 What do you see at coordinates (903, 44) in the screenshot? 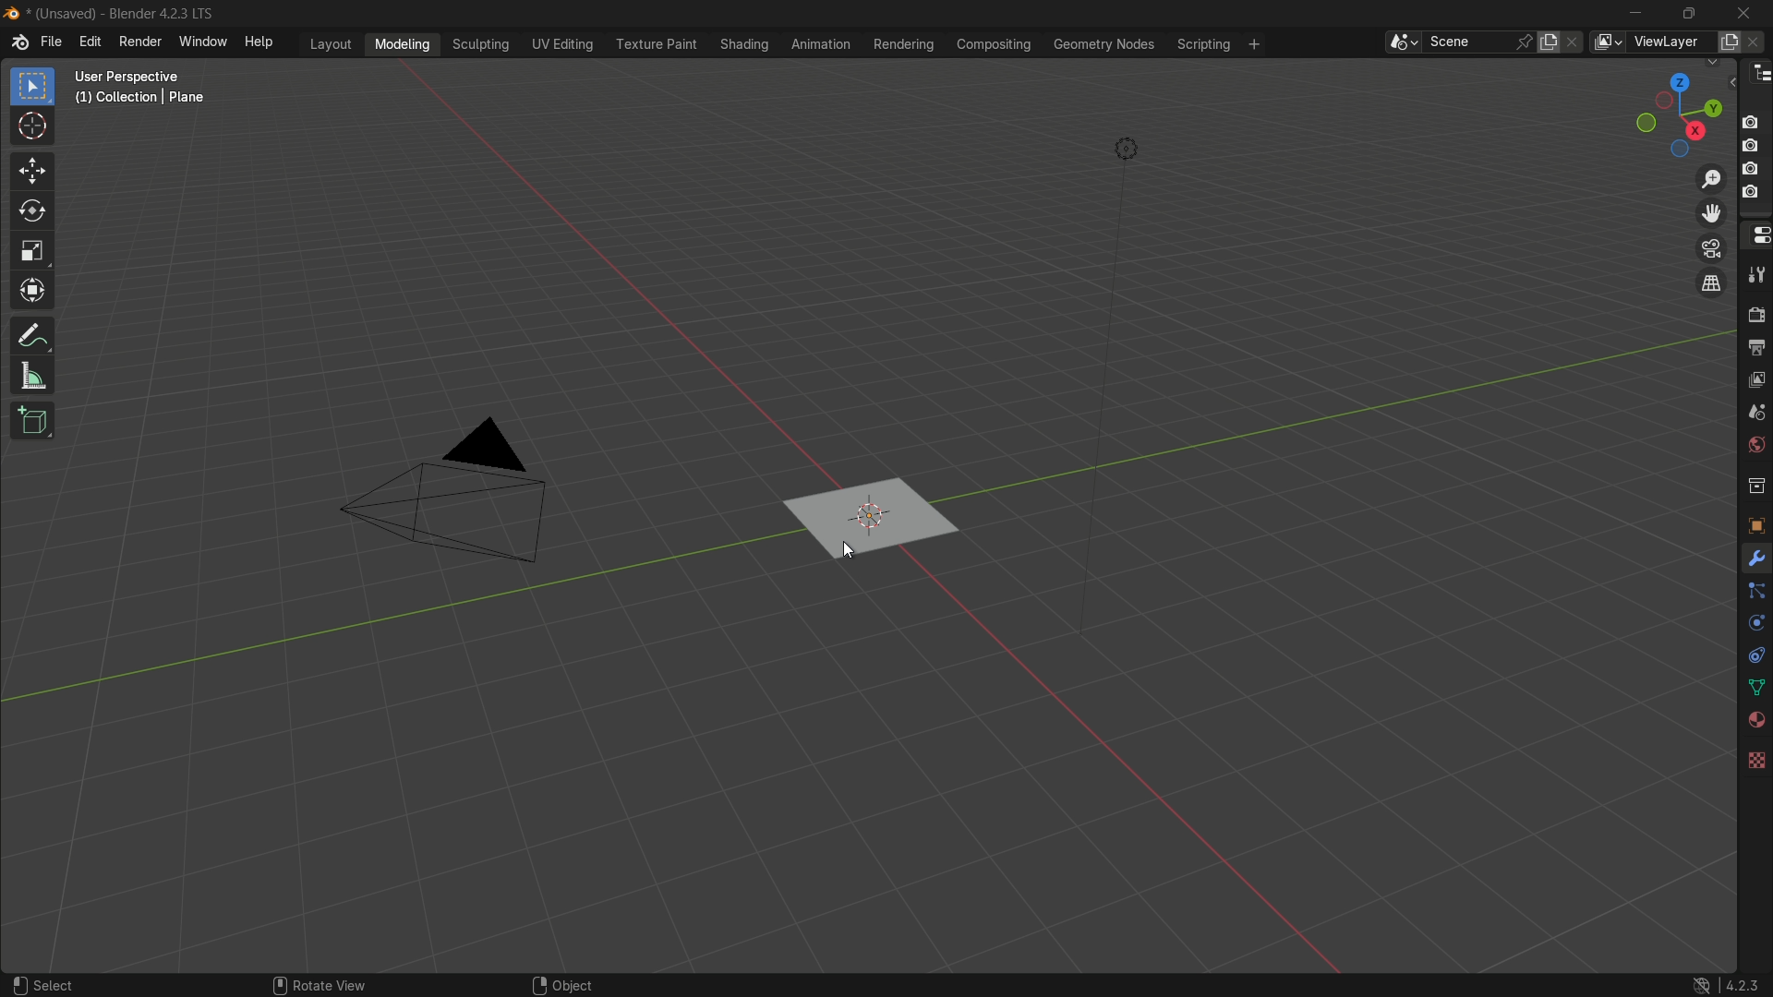
I see `rendering` at bounding box center [903, 44].